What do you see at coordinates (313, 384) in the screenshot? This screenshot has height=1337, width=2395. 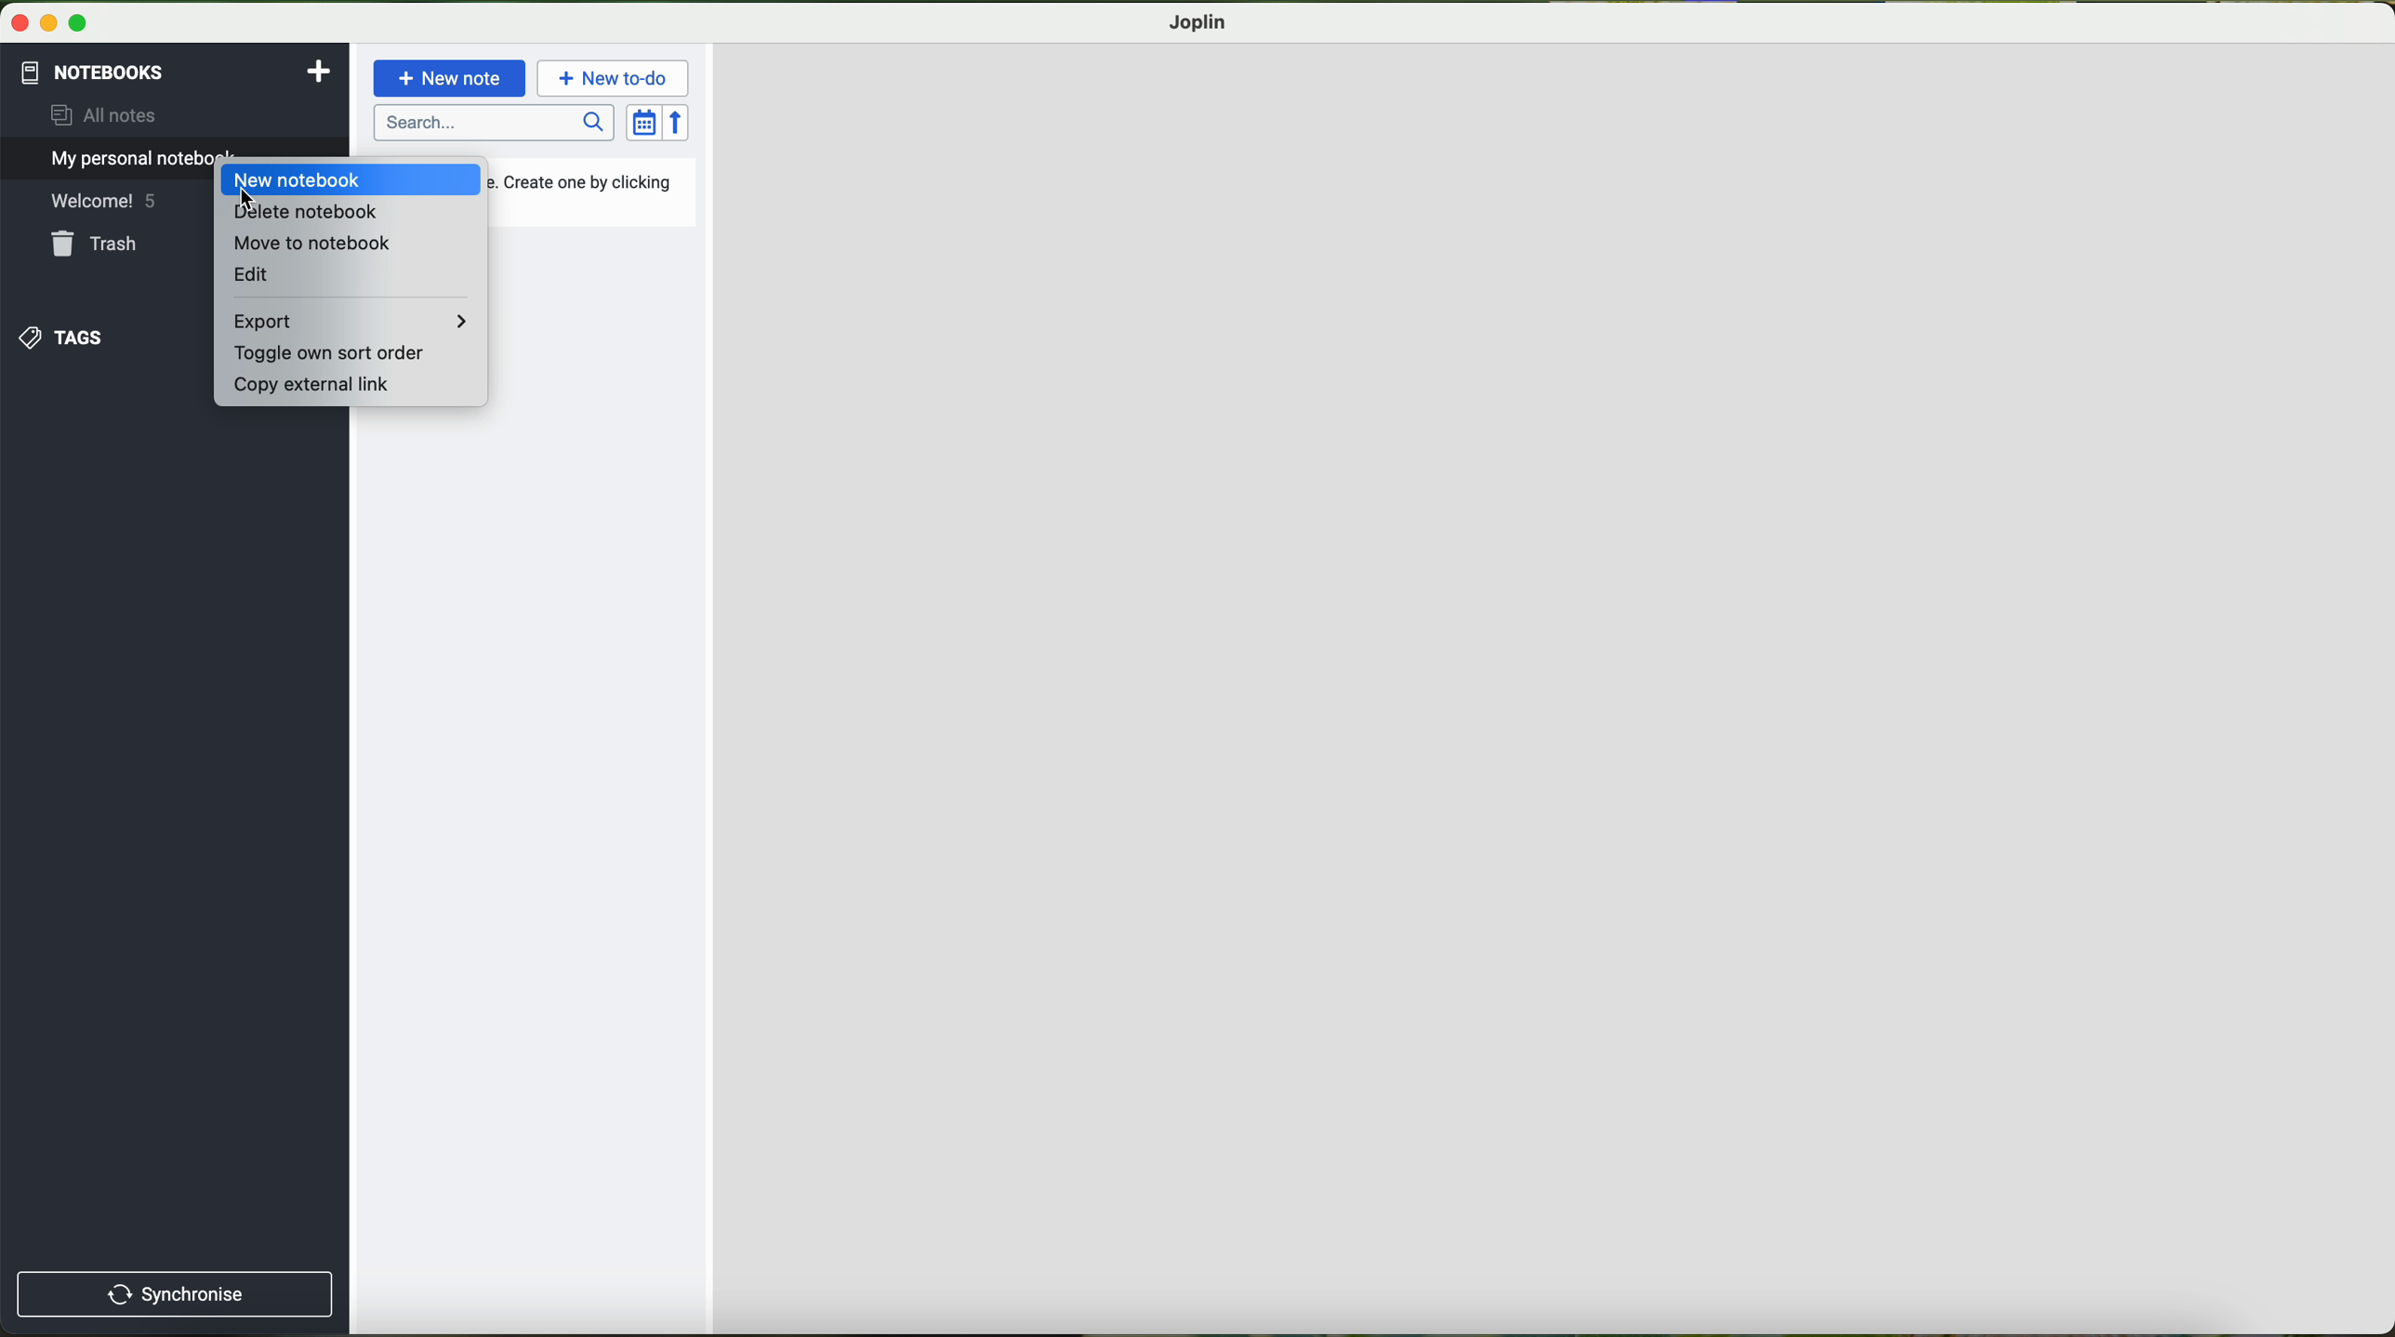 I see `copy external link` at bounding box center [313, 384].